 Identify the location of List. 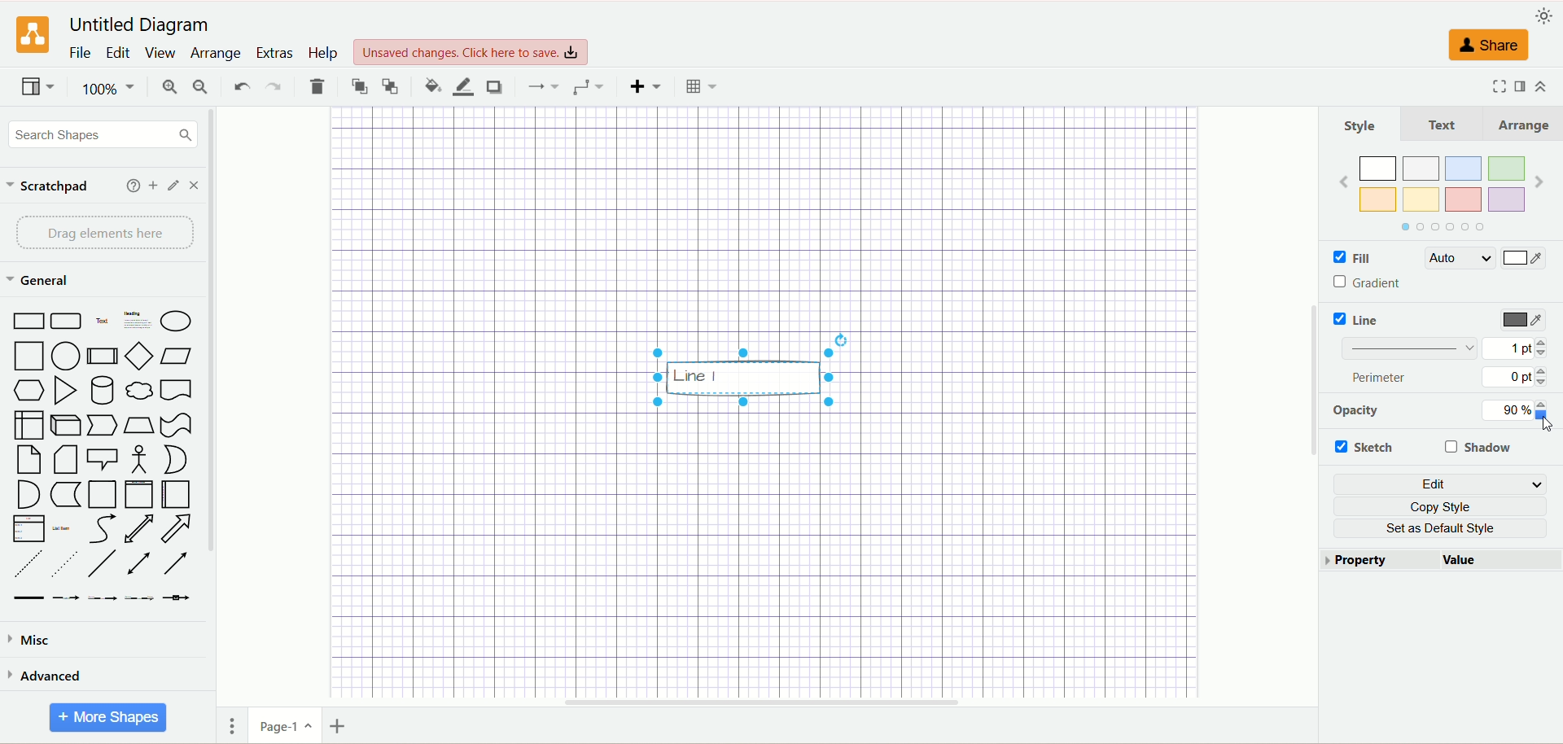
(28, 529).